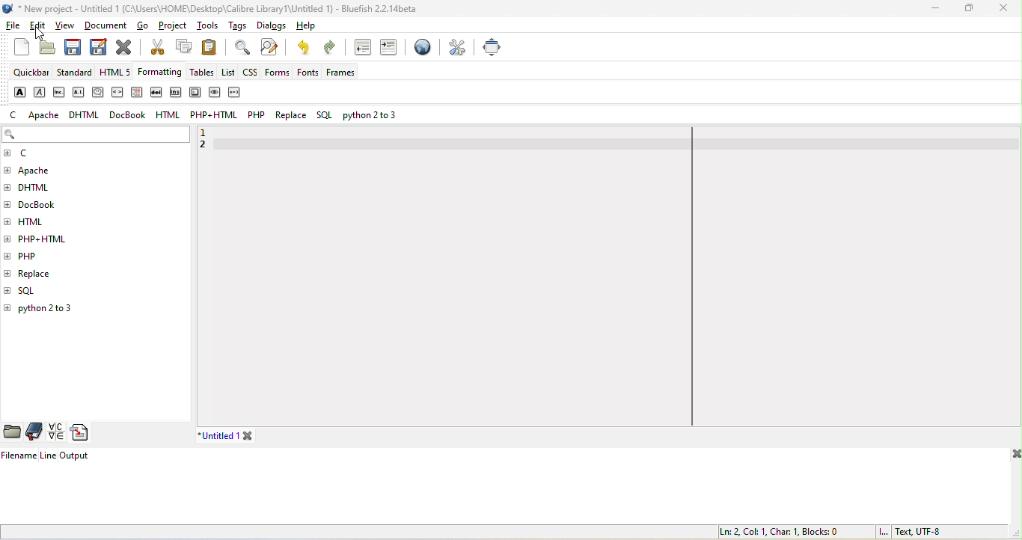 The image size is (1022, 540). What do you see at coordinates (215, 117) in the screenshot?
I see `php+html` at bounding box center [215, 117].